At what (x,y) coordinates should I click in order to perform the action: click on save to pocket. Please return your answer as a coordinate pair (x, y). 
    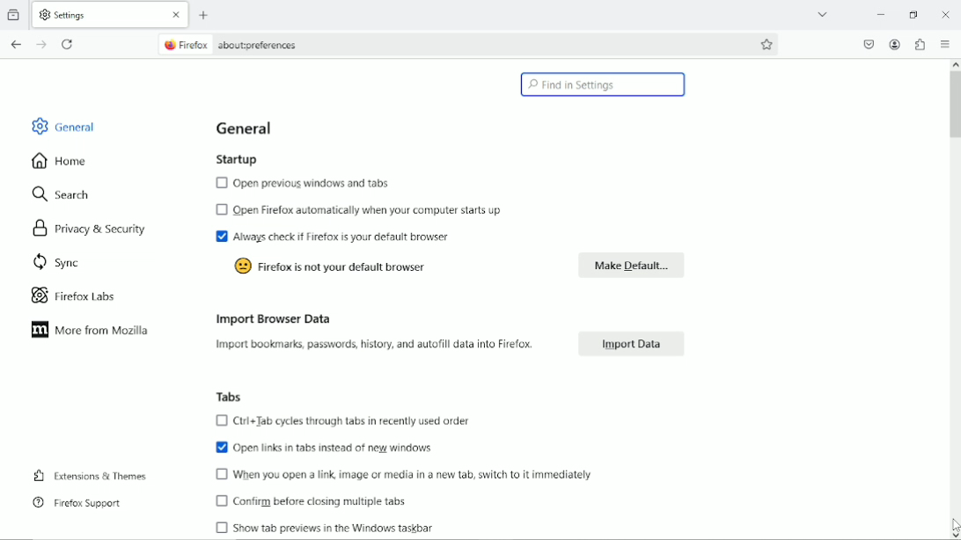
    Looking at the image, I should click on (867, 44).